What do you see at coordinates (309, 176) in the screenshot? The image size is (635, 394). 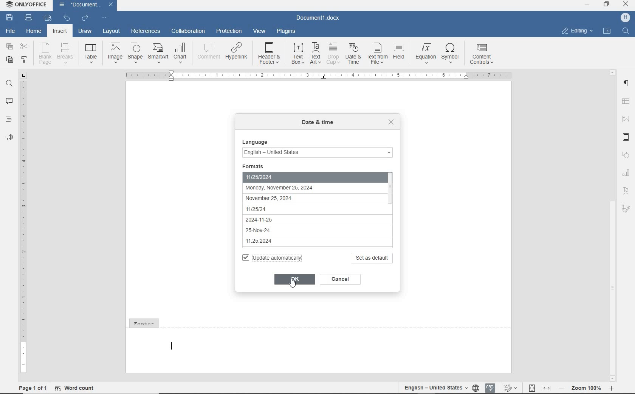 I see `11/25/2024` at bounding box center [309, 176].